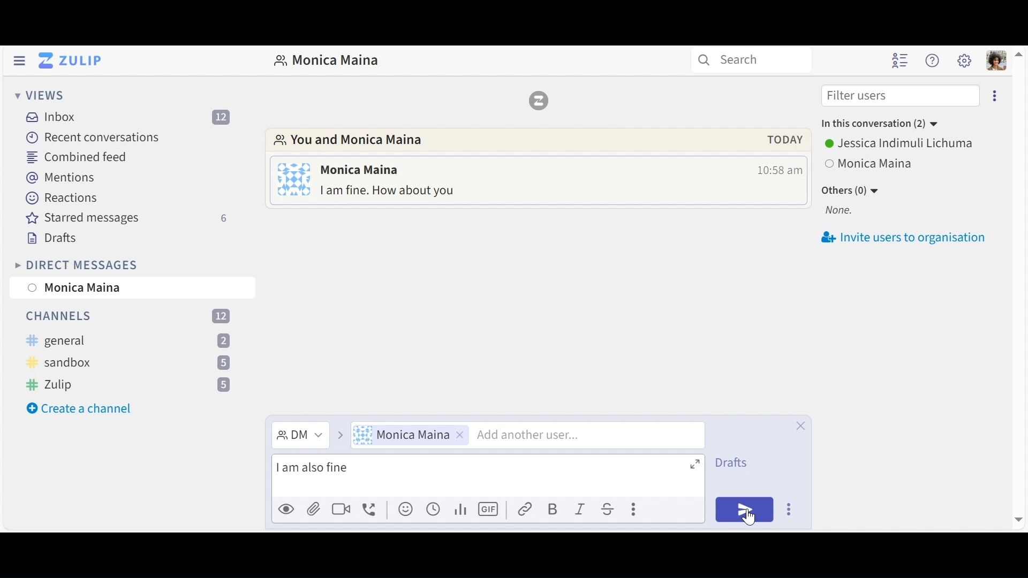 This screenshot has height=578, width=1028. Describe the element at coordinates (78, 265) in the screenshot. I see `Direct Messages` at that location.